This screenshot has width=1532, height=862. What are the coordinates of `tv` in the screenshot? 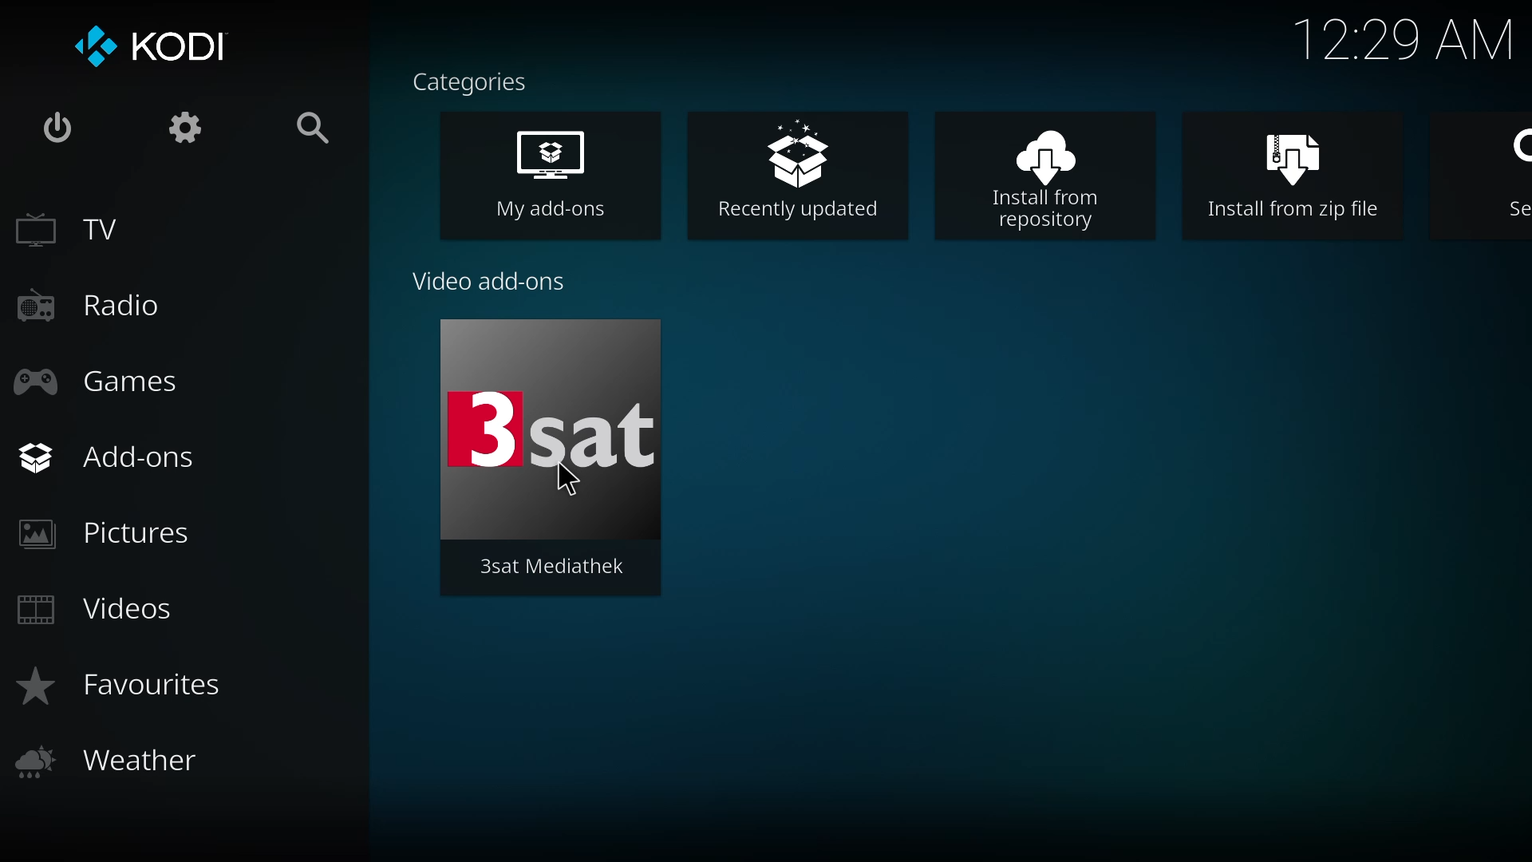 It's located at (69, 227).